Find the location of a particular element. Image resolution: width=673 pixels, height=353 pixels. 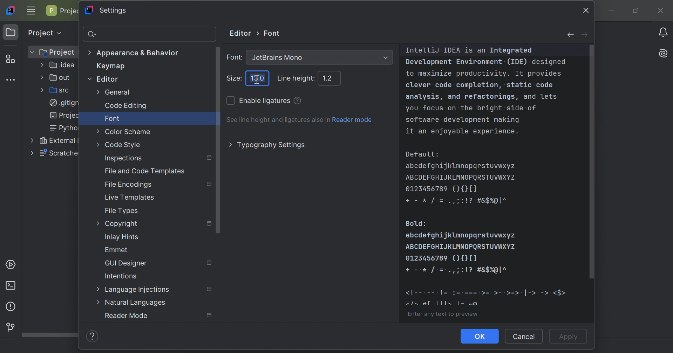

Checkbox is located at coordinates (230, 101).